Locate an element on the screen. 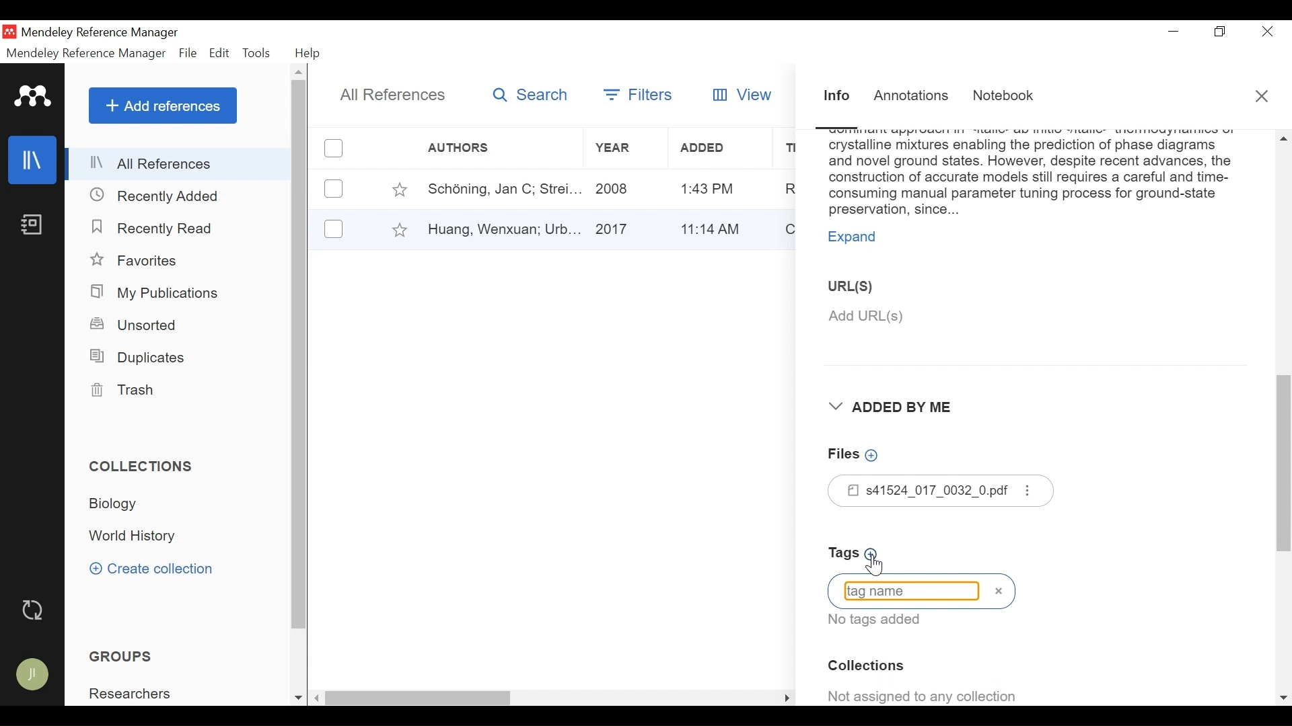 The height and width of the screenshot is (726, 1292). Vertical Scroll bar is located at coordinates (421, 699).